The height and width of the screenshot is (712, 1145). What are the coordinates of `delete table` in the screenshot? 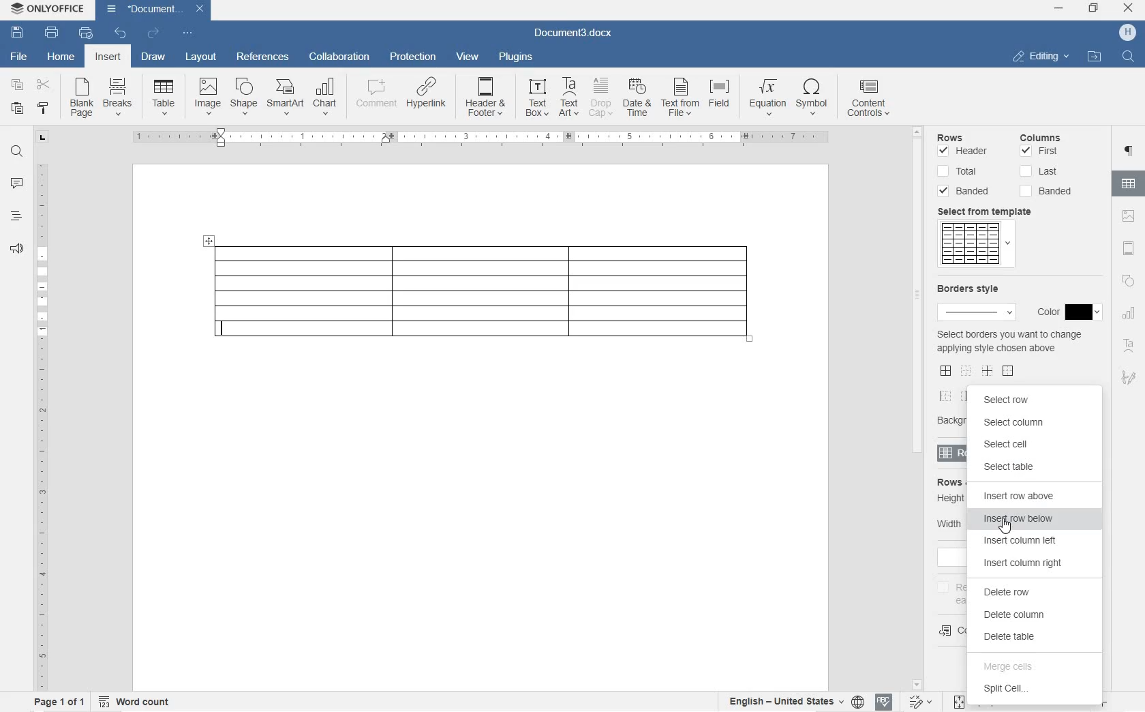 It's located at (1011, 638).